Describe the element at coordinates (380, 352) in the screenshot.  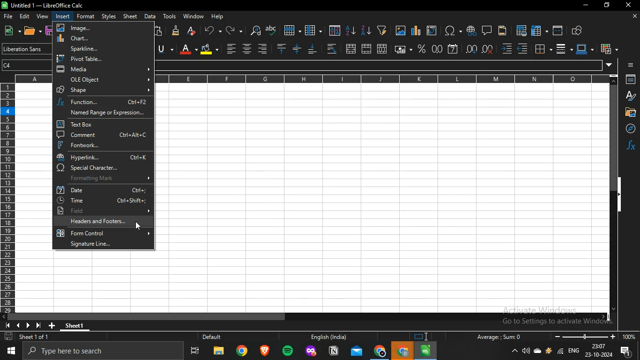
I see `google chrome` at that location.